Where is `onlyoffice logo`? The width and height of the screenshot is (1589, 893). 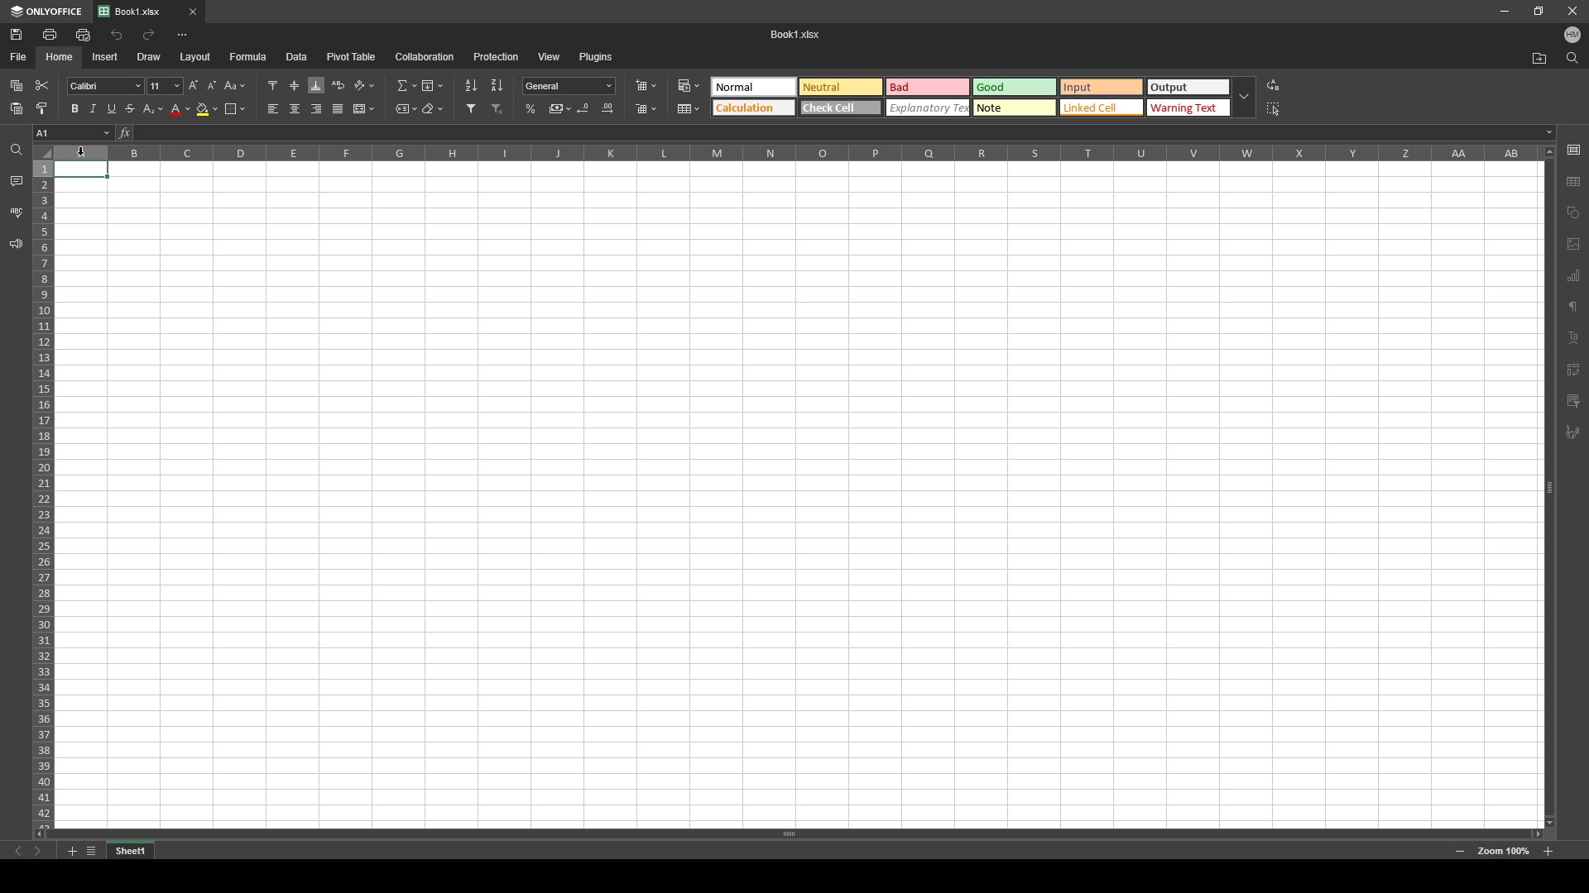 onlyoffice logo is located at coordinates (47, 12).